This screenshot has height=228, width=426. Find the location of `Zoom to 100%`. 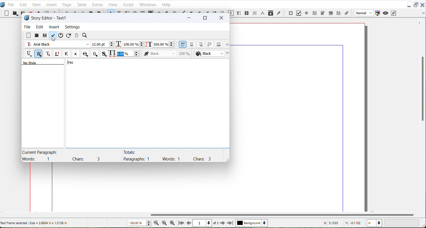

Zoom to 100% is located at coordinates (164, 222).